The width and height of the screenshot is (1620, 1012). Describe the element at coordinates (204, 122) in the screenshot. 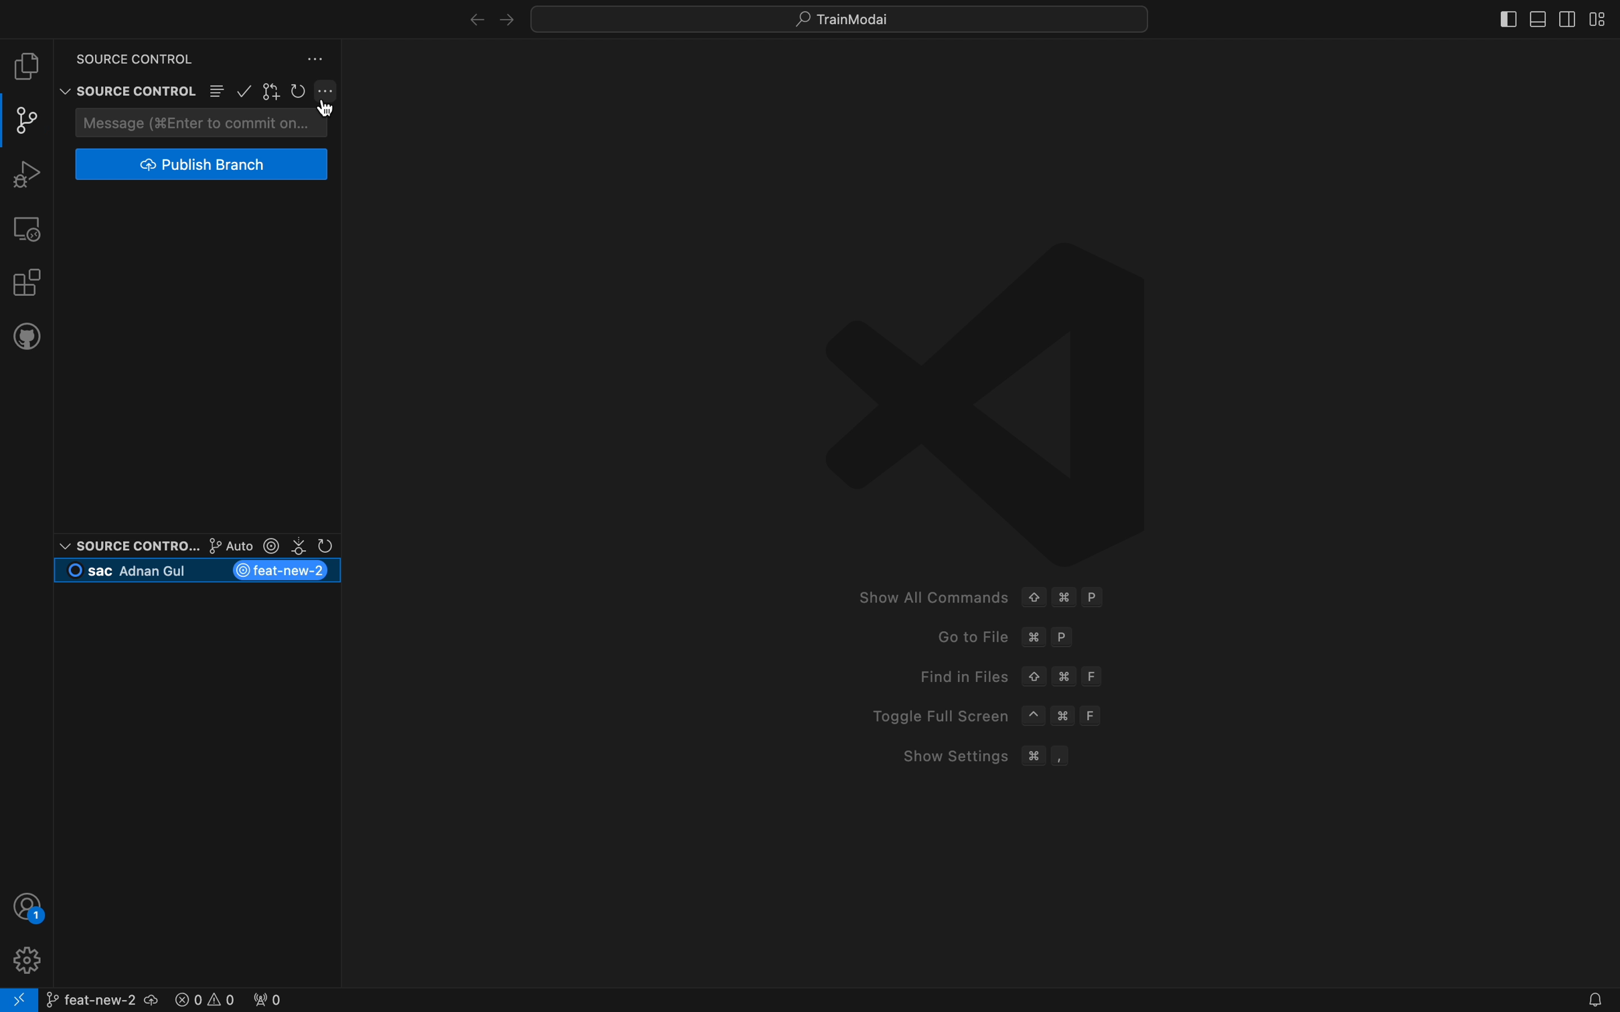

I see `commit message` at that location.